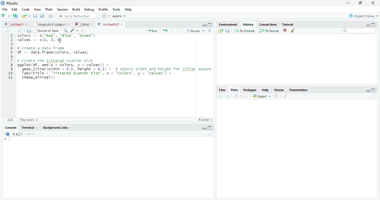  What do you see at coordinates (122, 25) in the screenshot?
I see `close` at bounding box center [122, 25].